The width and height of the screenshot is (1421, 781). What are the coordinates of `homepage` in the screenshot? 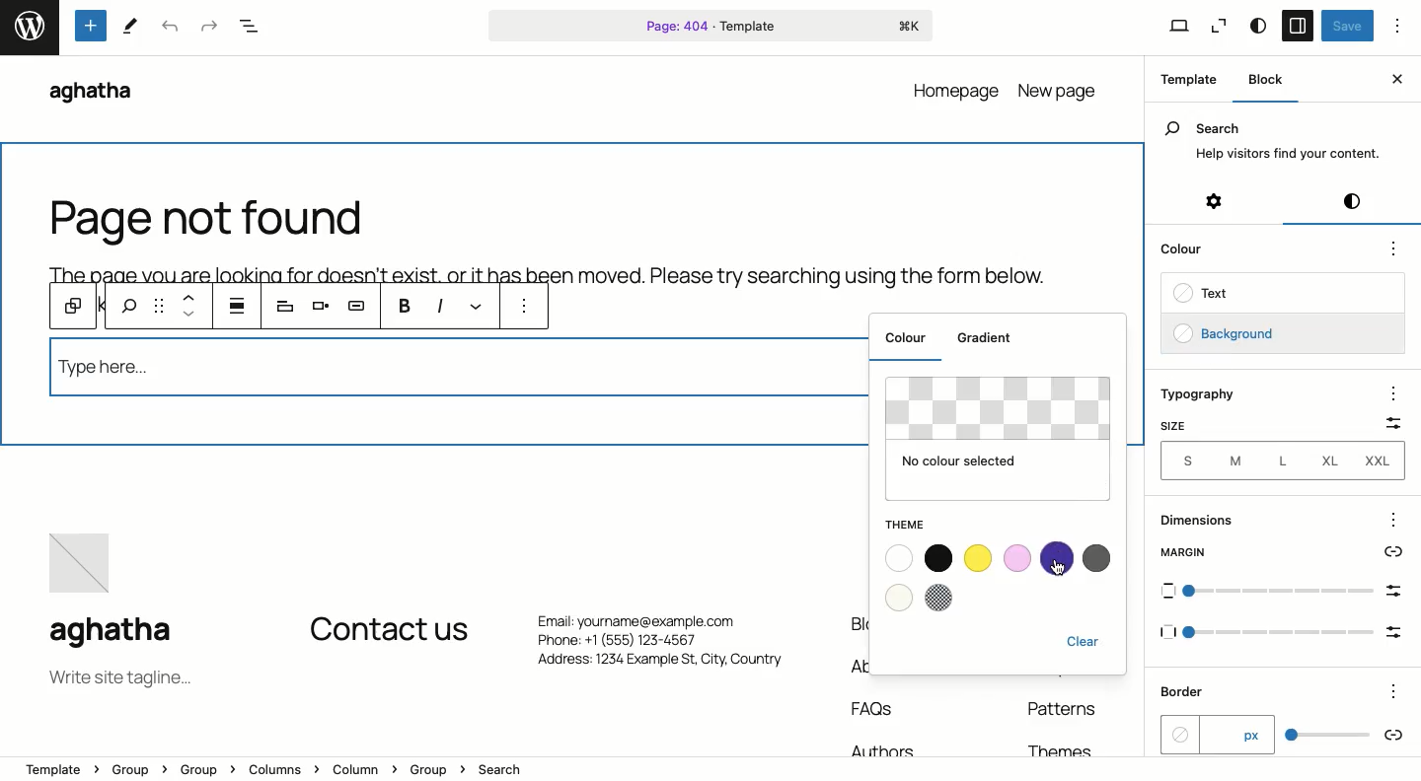 It's located at (957, 89).